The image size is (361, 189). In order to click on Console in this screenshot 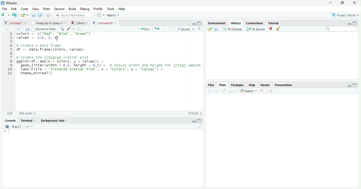, I will do `click(10, 120)`.